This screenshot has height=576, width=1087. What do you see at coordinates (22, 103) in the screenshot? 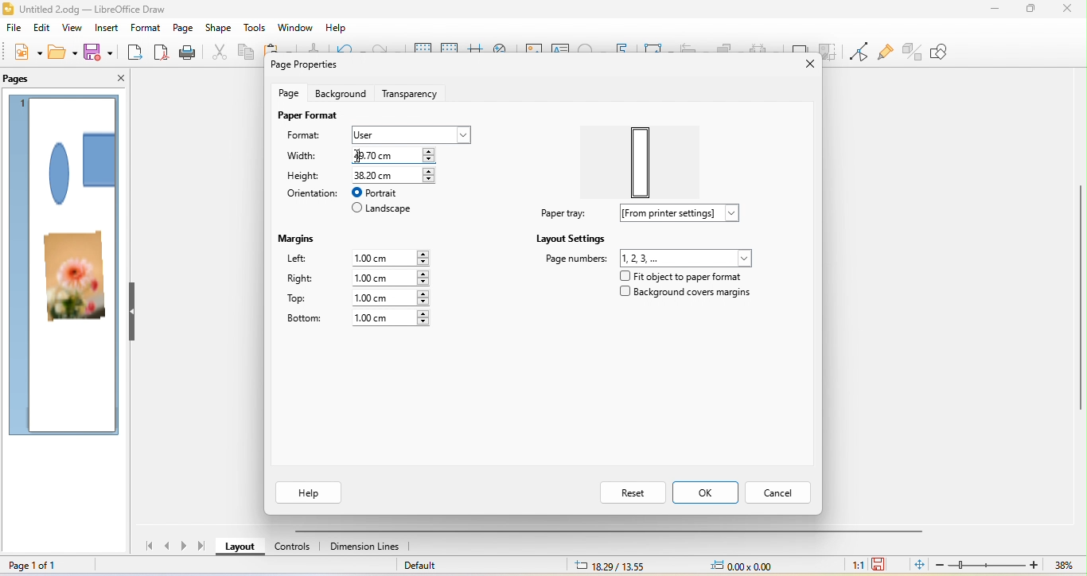
I see `page 1` at bounding box center [22, 103].